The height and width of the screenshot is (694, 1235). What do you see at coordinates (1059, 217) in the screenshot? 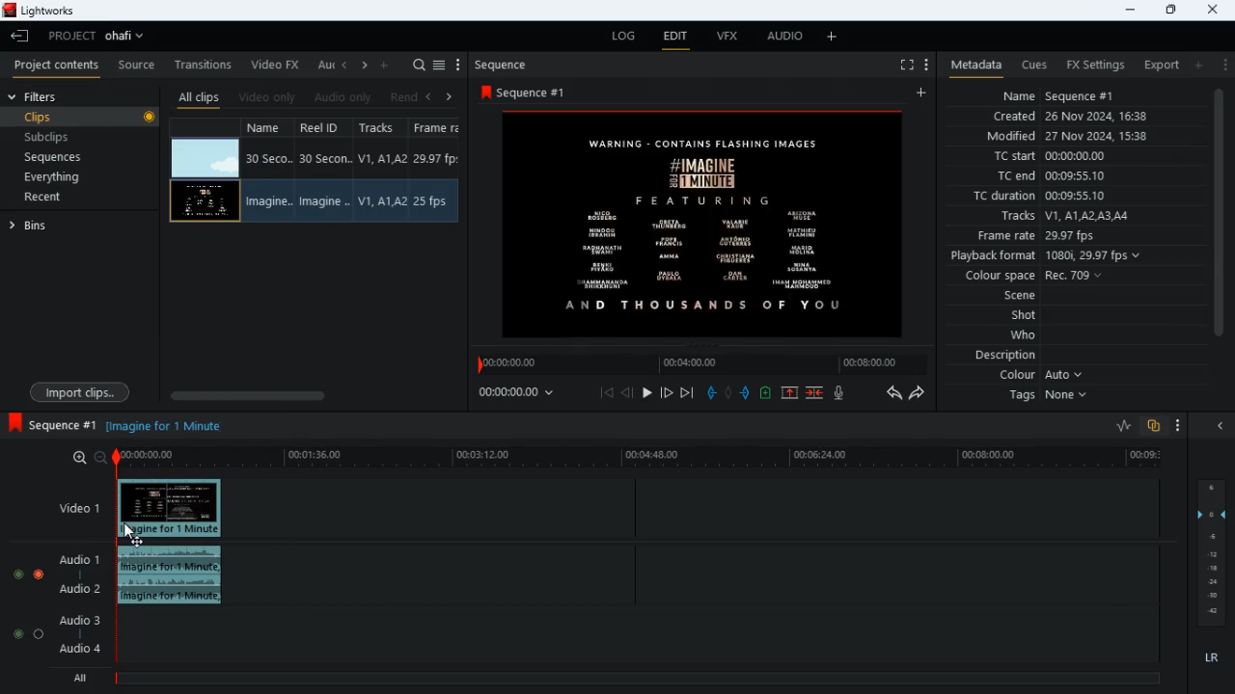
I see `tracks` at bounding box center [1059, 217].